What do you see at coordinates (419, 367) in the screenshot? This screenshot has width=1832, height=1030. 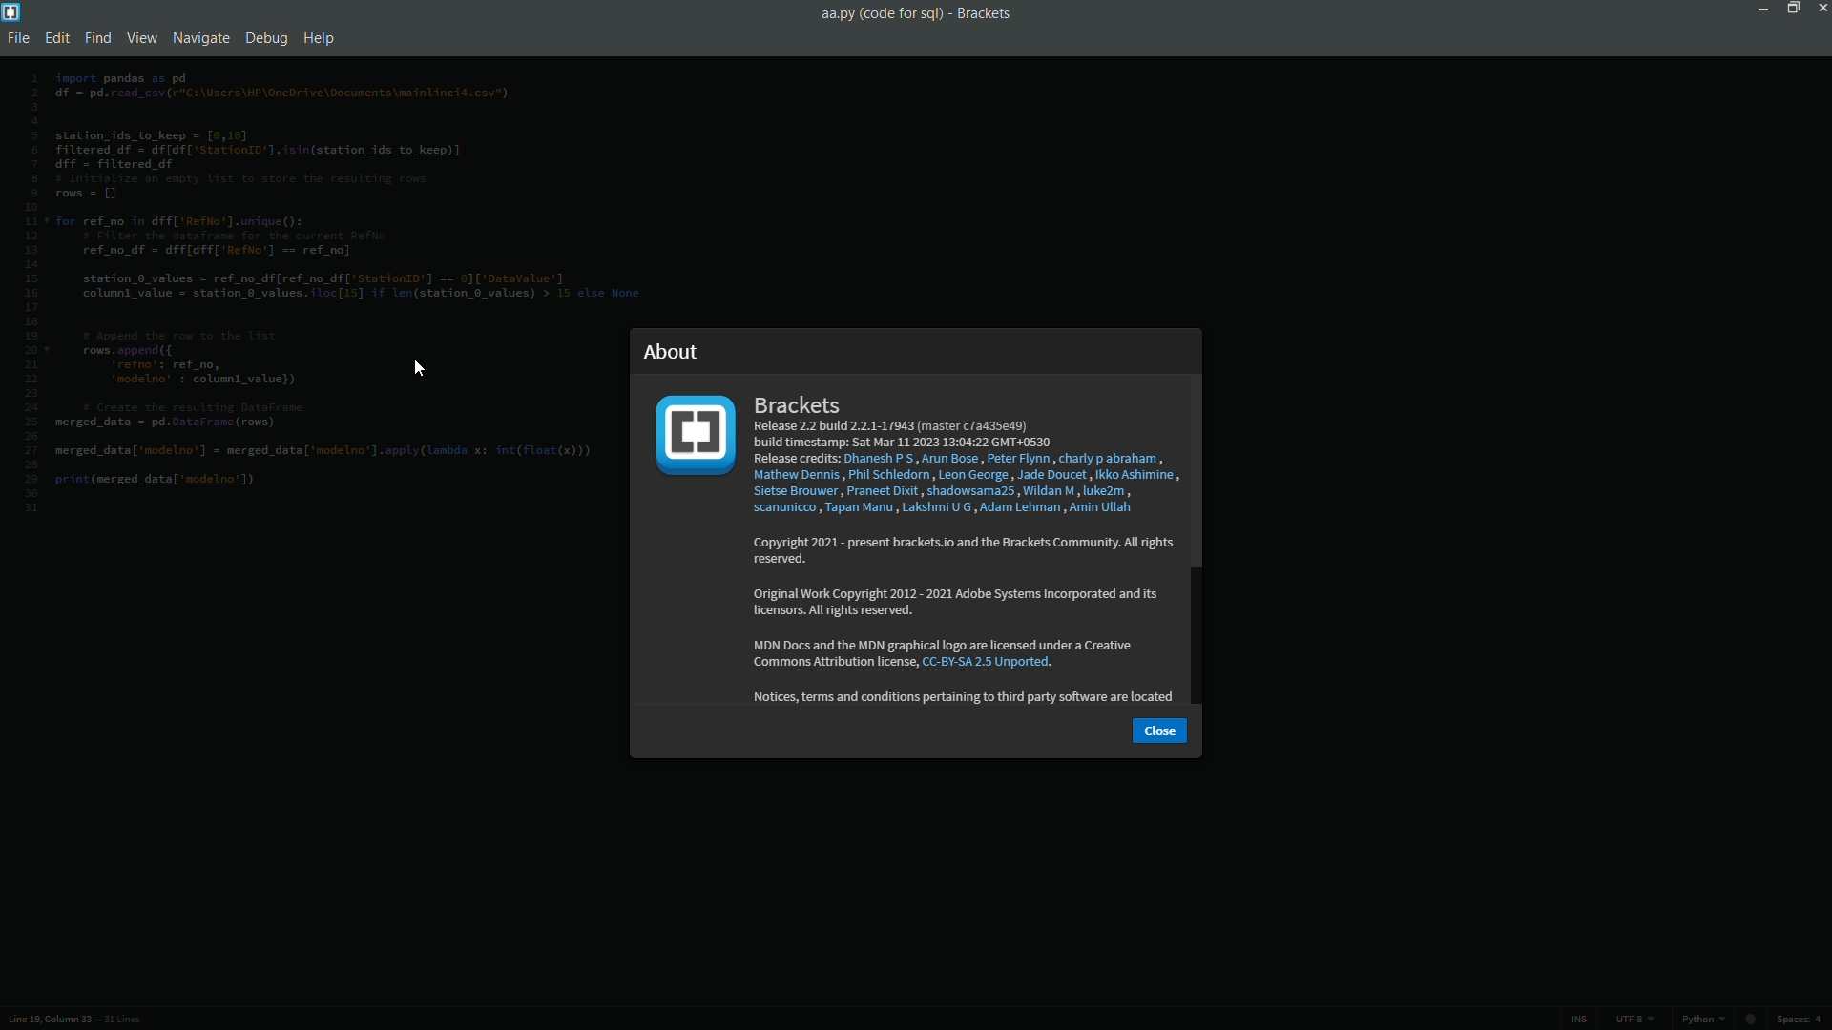 I see `cursor` at bounding box center [419, 367].